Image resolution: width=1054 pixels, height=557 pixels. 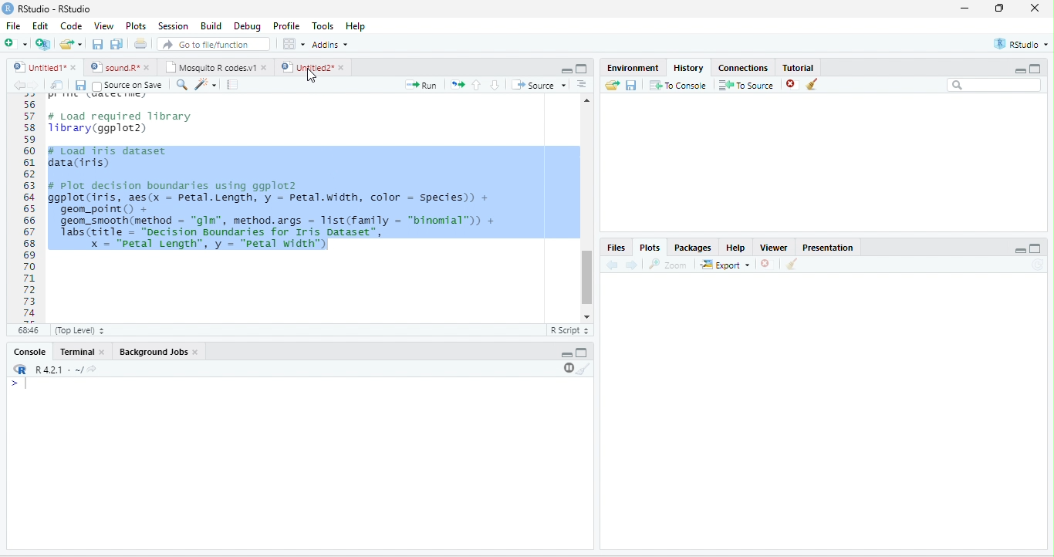 What do you see at coordinates (38, 67) in the screenshot?
I see `Untitled` at bounding box center [38, 67].